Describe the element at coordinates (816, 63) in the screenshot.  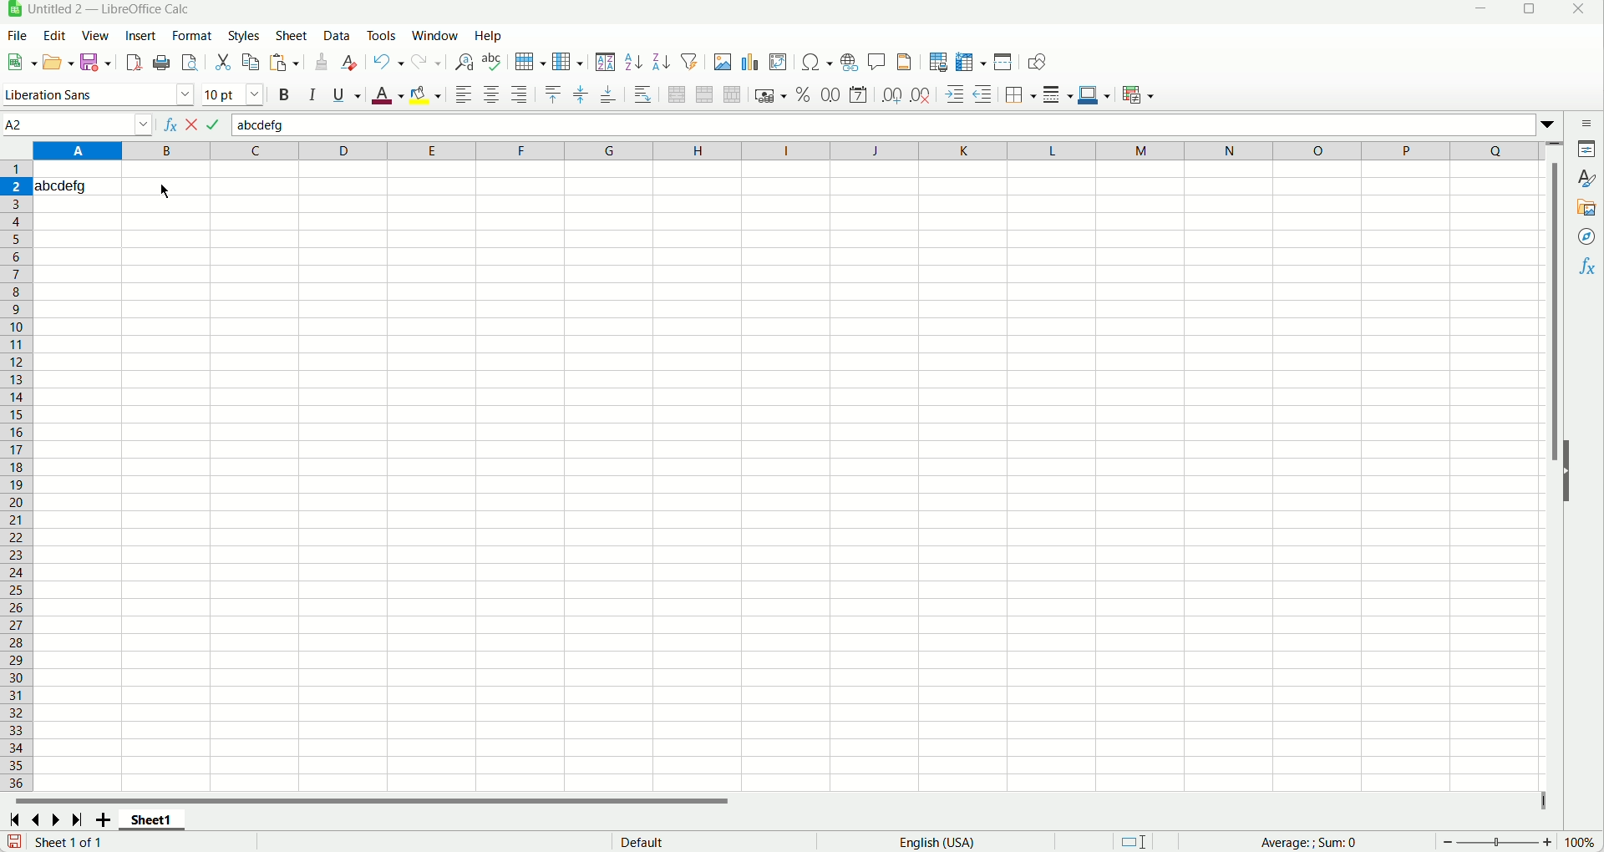
I see `insert special character` at that location.